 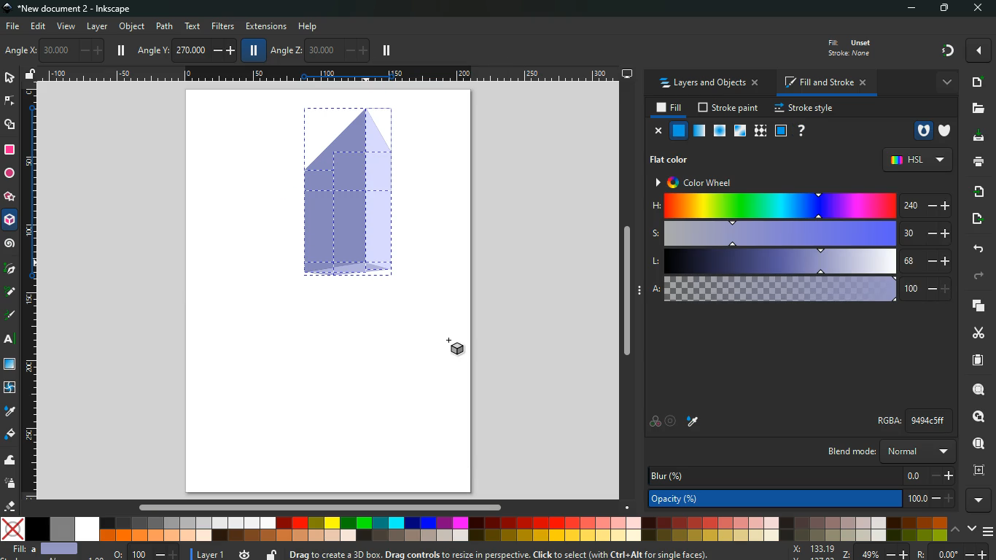 What do you see at coordinates (989, 532) in the screenshot?
I see `menu` at bounding box center [989, 532].